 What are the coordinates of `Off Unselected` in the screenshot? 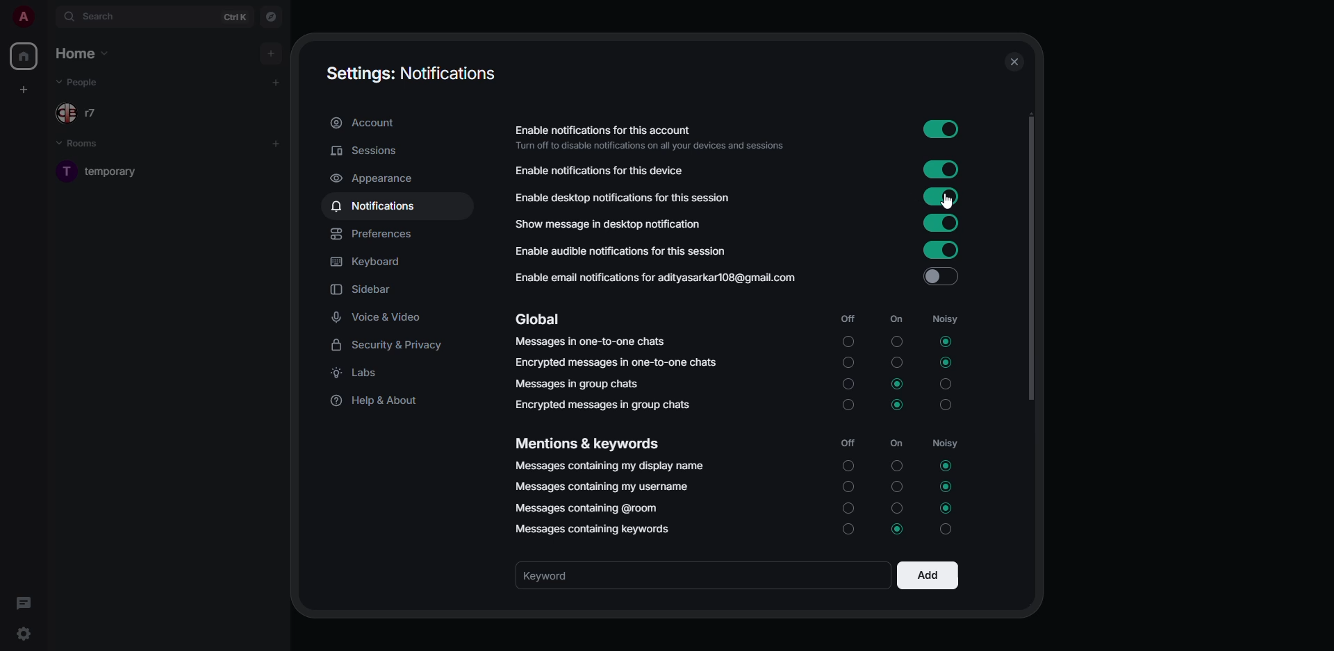 It's located at (850, 532).